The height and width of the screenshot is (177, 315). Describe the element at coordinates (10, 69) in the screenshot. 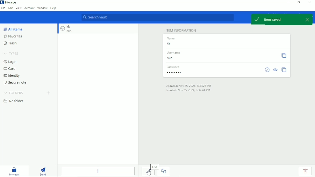

I see `Card` at that location.